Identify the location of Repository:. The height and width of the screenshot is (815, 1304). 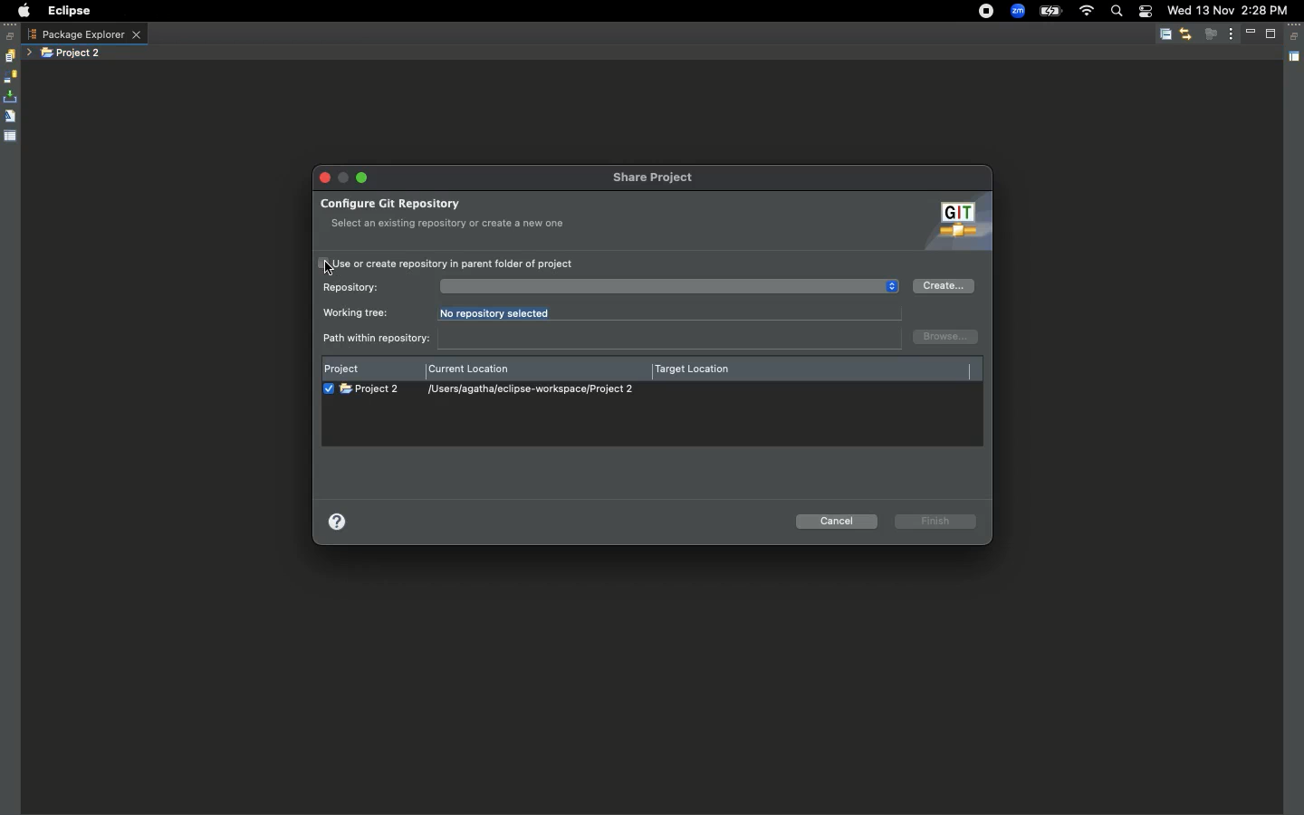
(352, 287).